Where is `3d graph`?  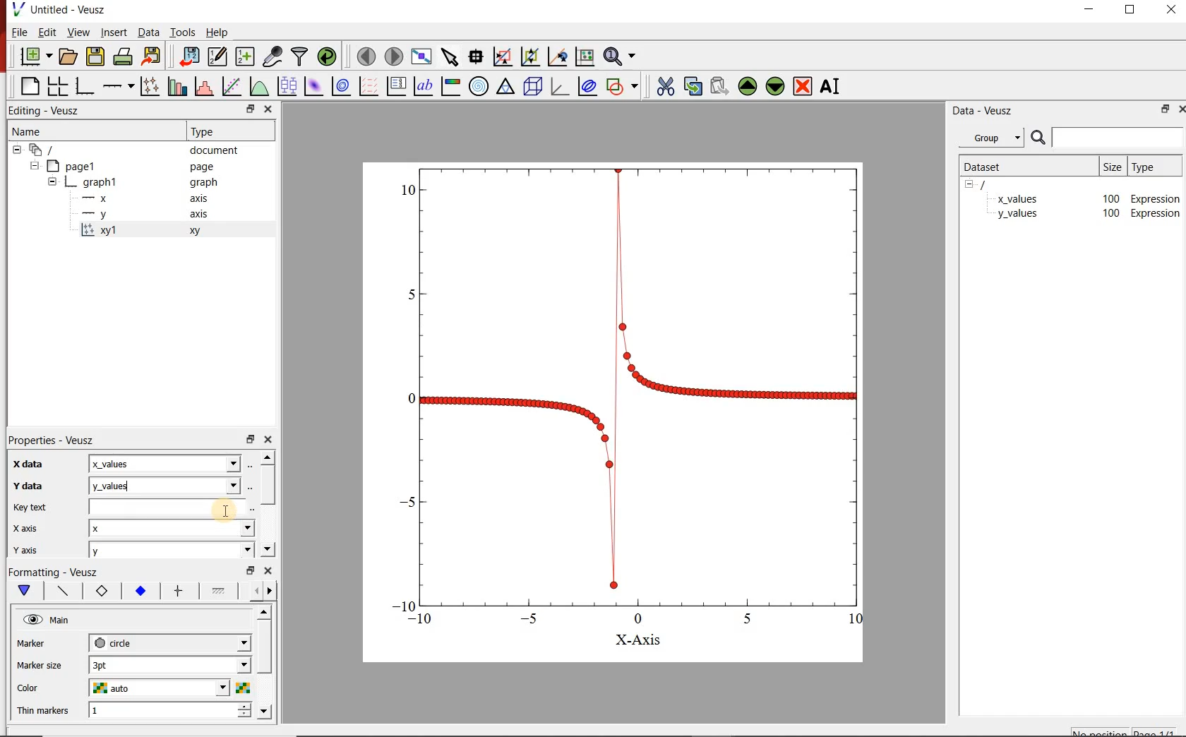
3d graph is located at coordinates (561, 88).